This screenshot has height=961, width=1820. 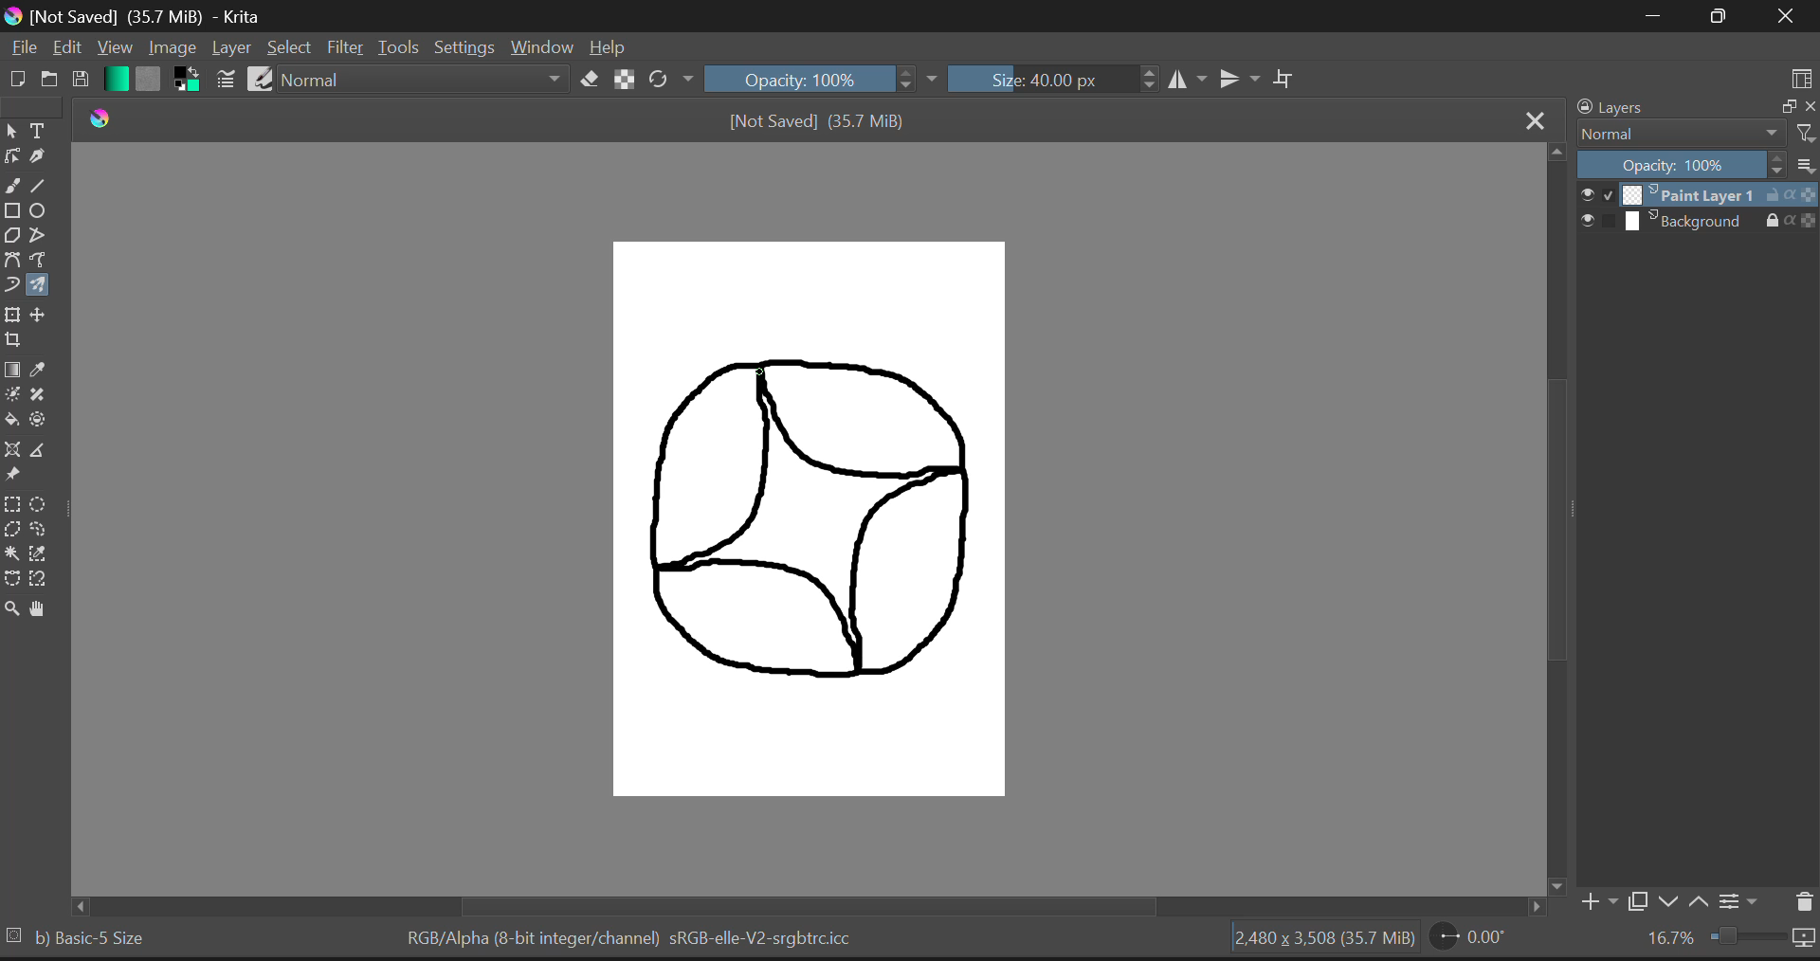 I want to click on Close, so click(x=1536, y=120).